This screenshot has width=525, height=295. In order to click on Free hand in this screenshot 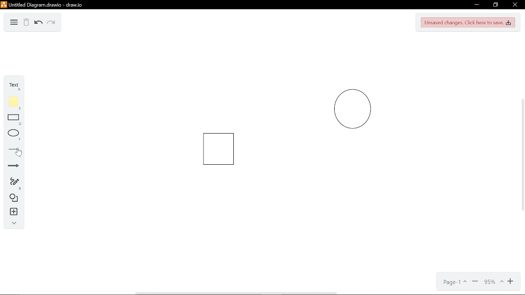, I will do `click(11, 183)`.